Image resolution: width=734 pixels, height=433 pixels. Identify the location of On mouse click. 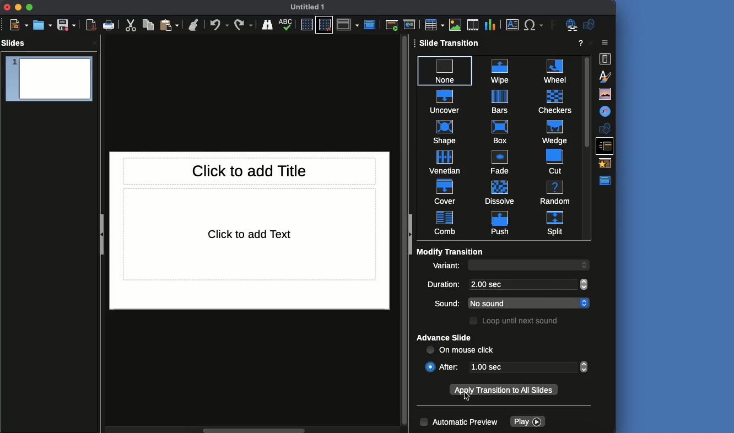
(461, 351).